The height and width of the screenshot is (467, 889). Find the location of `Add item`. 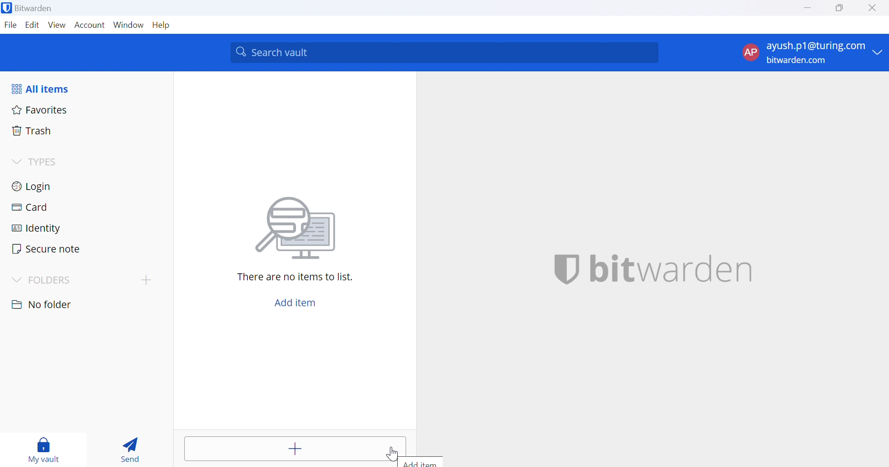

Add item is located at coordinates (424, 462).